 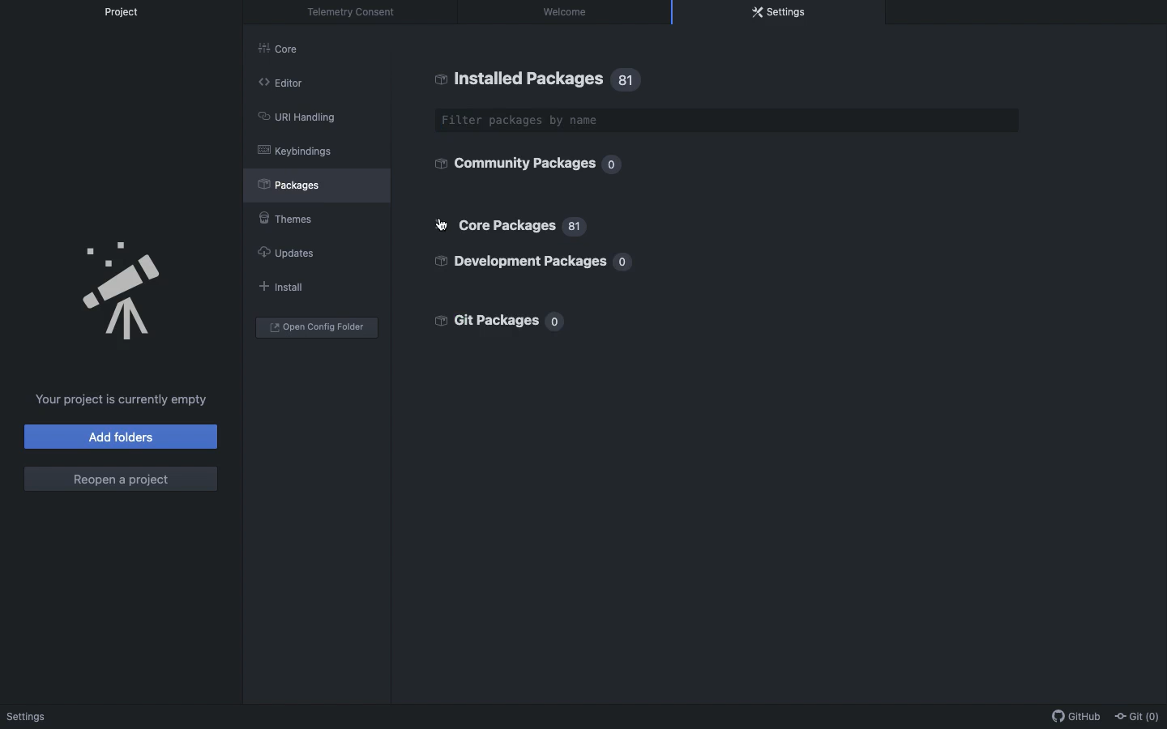 What do you see at coordinates (485, 318) in the screenshot?
I see `Git packages` at bounding box center [485, 318].